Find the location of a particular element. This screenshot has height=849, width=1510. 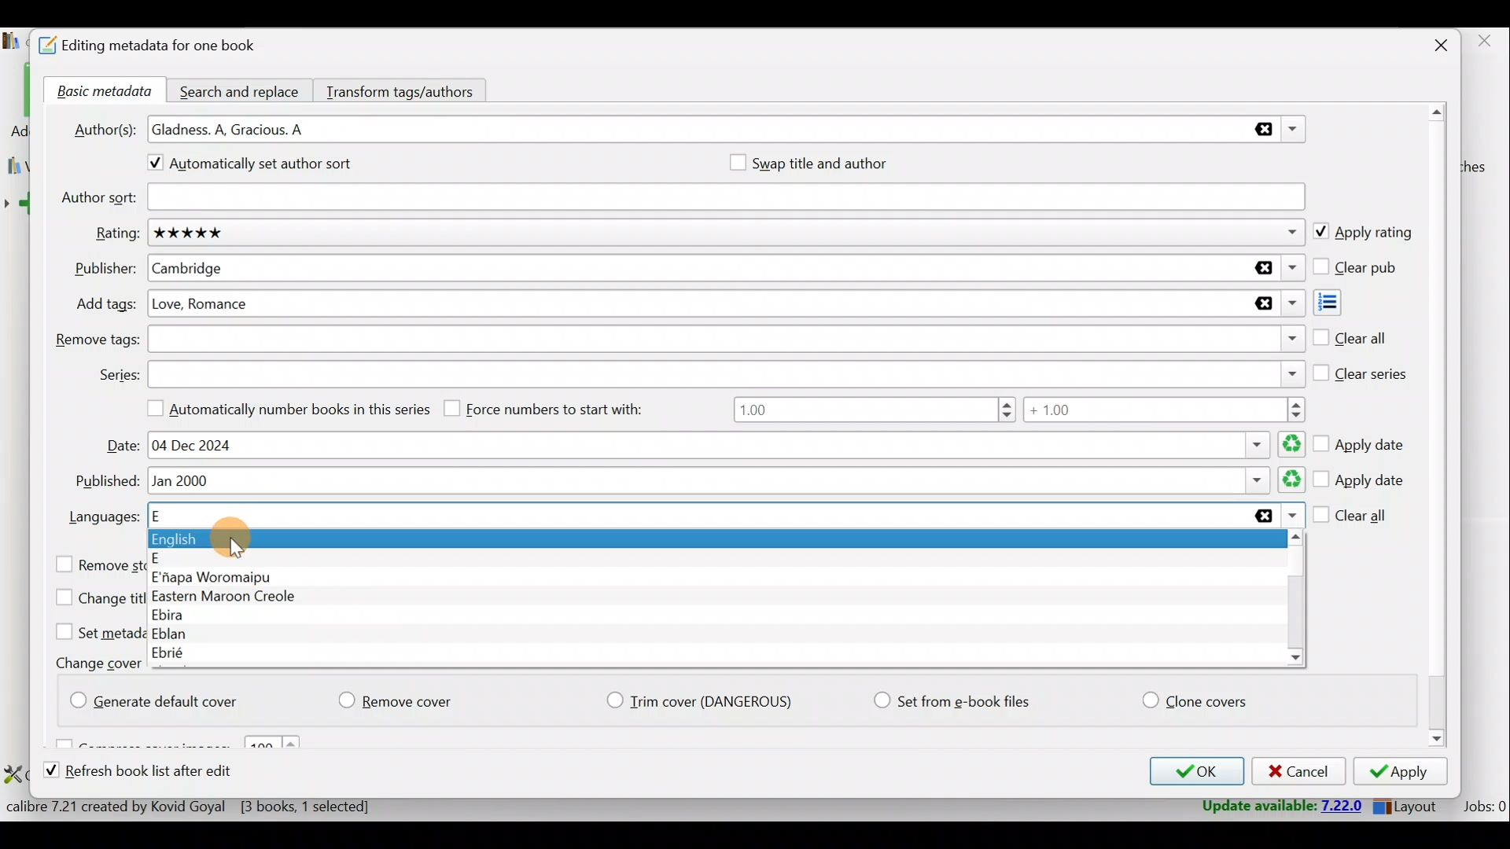

Clone covers is located at coordinates (1191, 697).